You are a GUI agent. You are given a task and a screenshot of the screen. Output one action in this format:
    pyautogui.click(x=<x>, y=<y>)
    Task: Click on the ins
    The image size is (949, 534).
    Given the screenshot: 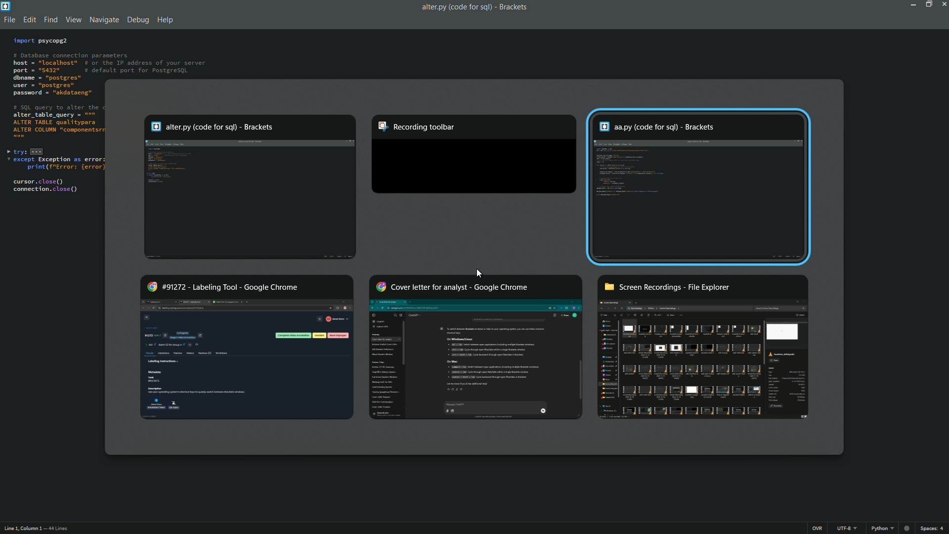 What is the action you would take?
    pyautogui.click(x=818, y=528)
    